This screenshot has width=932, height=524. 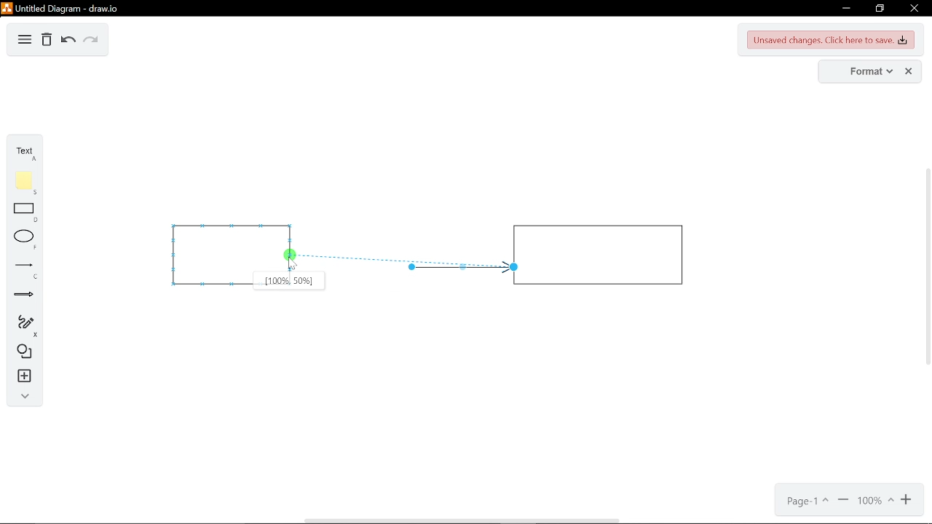 I want to click on rectangle, so click(x=23, y=215).